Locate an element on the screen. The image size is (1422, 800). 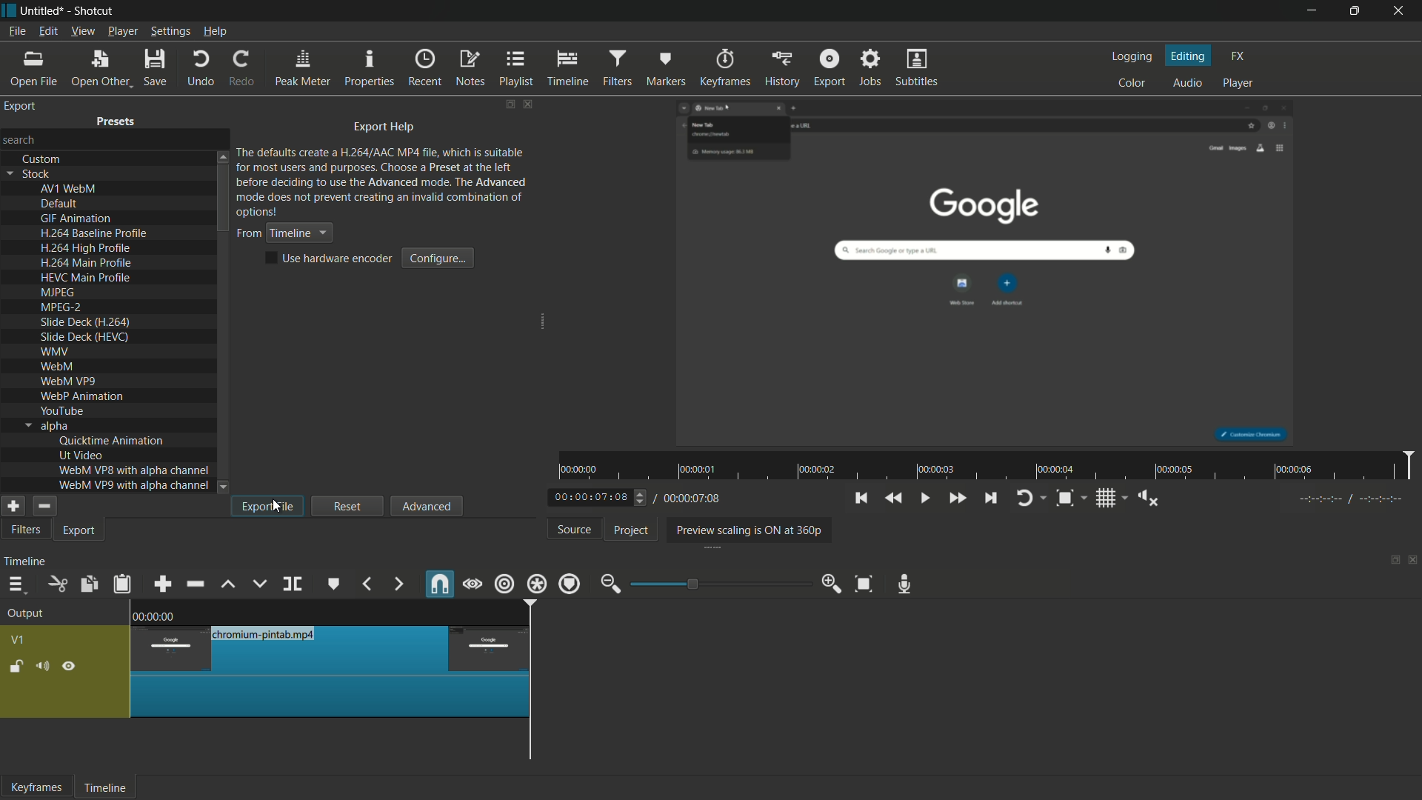
output is located at coordinates (30, 614).